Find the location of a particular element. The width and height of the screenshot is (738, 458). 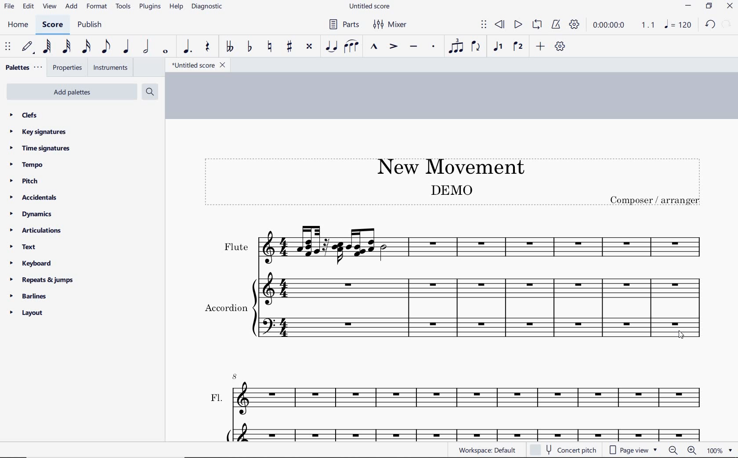

cursor is located at coordinates (680, 335).